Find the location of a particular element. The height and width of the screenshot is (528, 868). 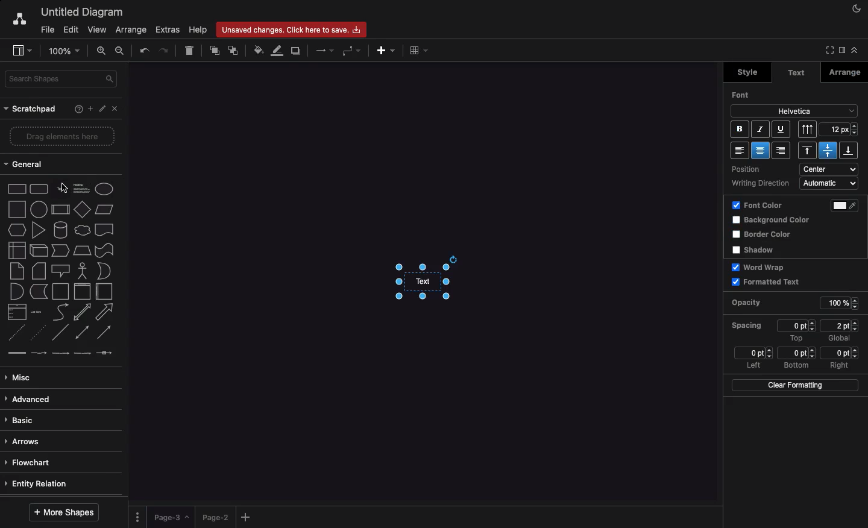

bidirectional connector  is located at coordinates (81, 332).